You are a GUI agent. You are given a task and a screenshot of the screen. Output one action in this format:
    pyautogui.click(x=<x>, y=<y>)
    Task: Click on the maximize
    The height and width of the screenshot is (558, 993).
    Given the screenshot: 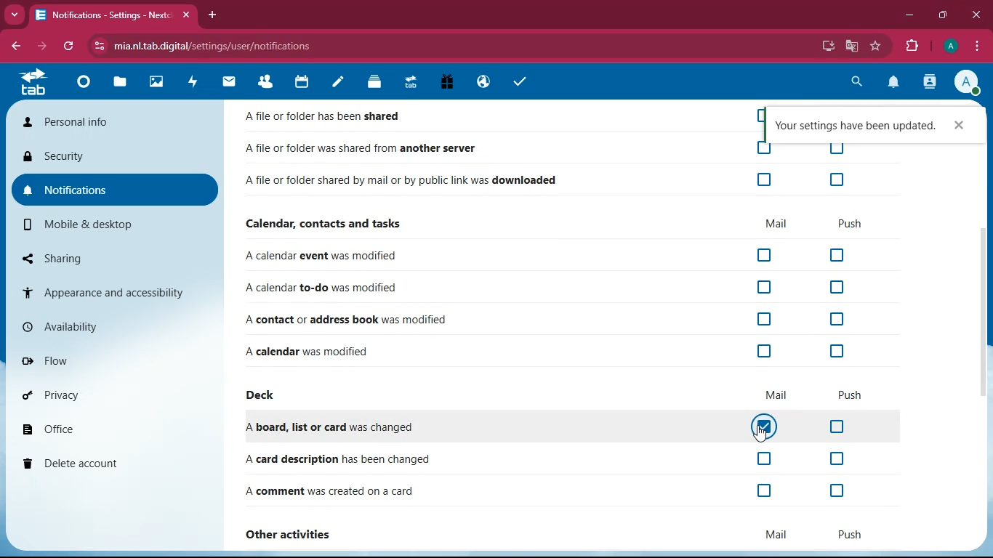 What is the action you would take?
    pyautogui.click(x=943, y=15)
    